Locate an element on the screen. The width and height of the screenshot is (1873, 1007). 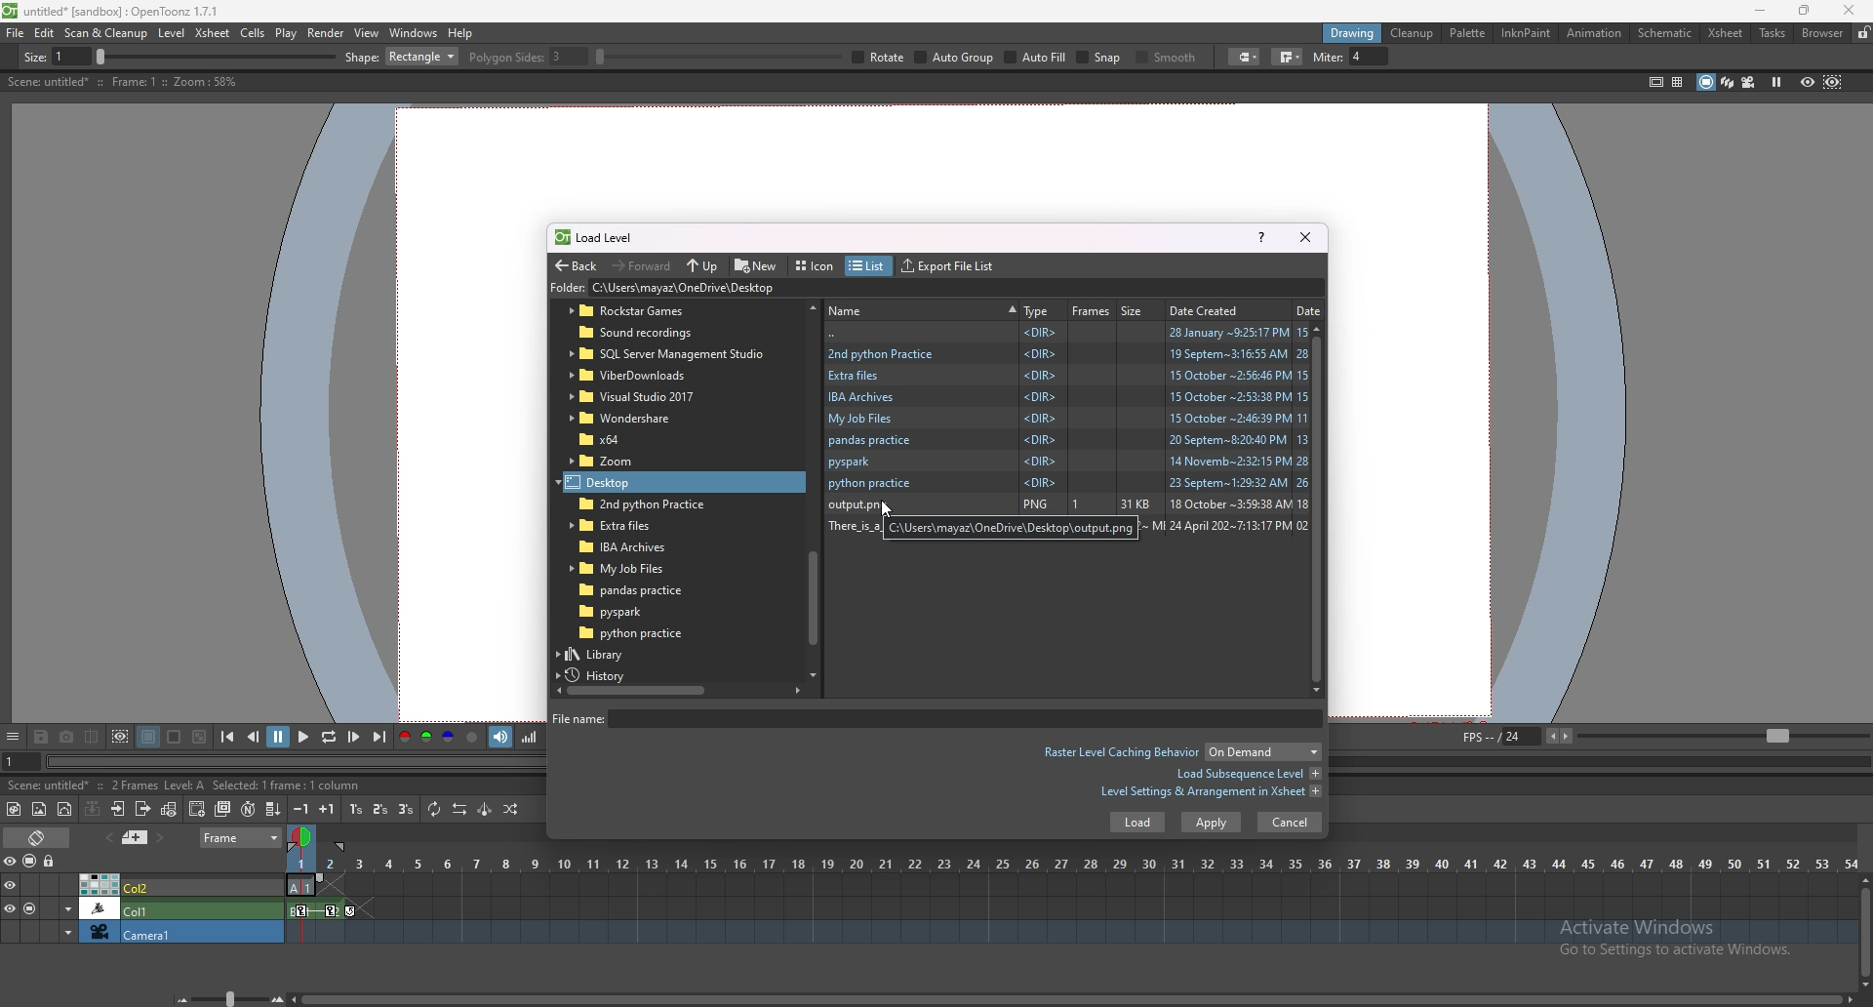
drawing is located at coordinates (1353, 32).